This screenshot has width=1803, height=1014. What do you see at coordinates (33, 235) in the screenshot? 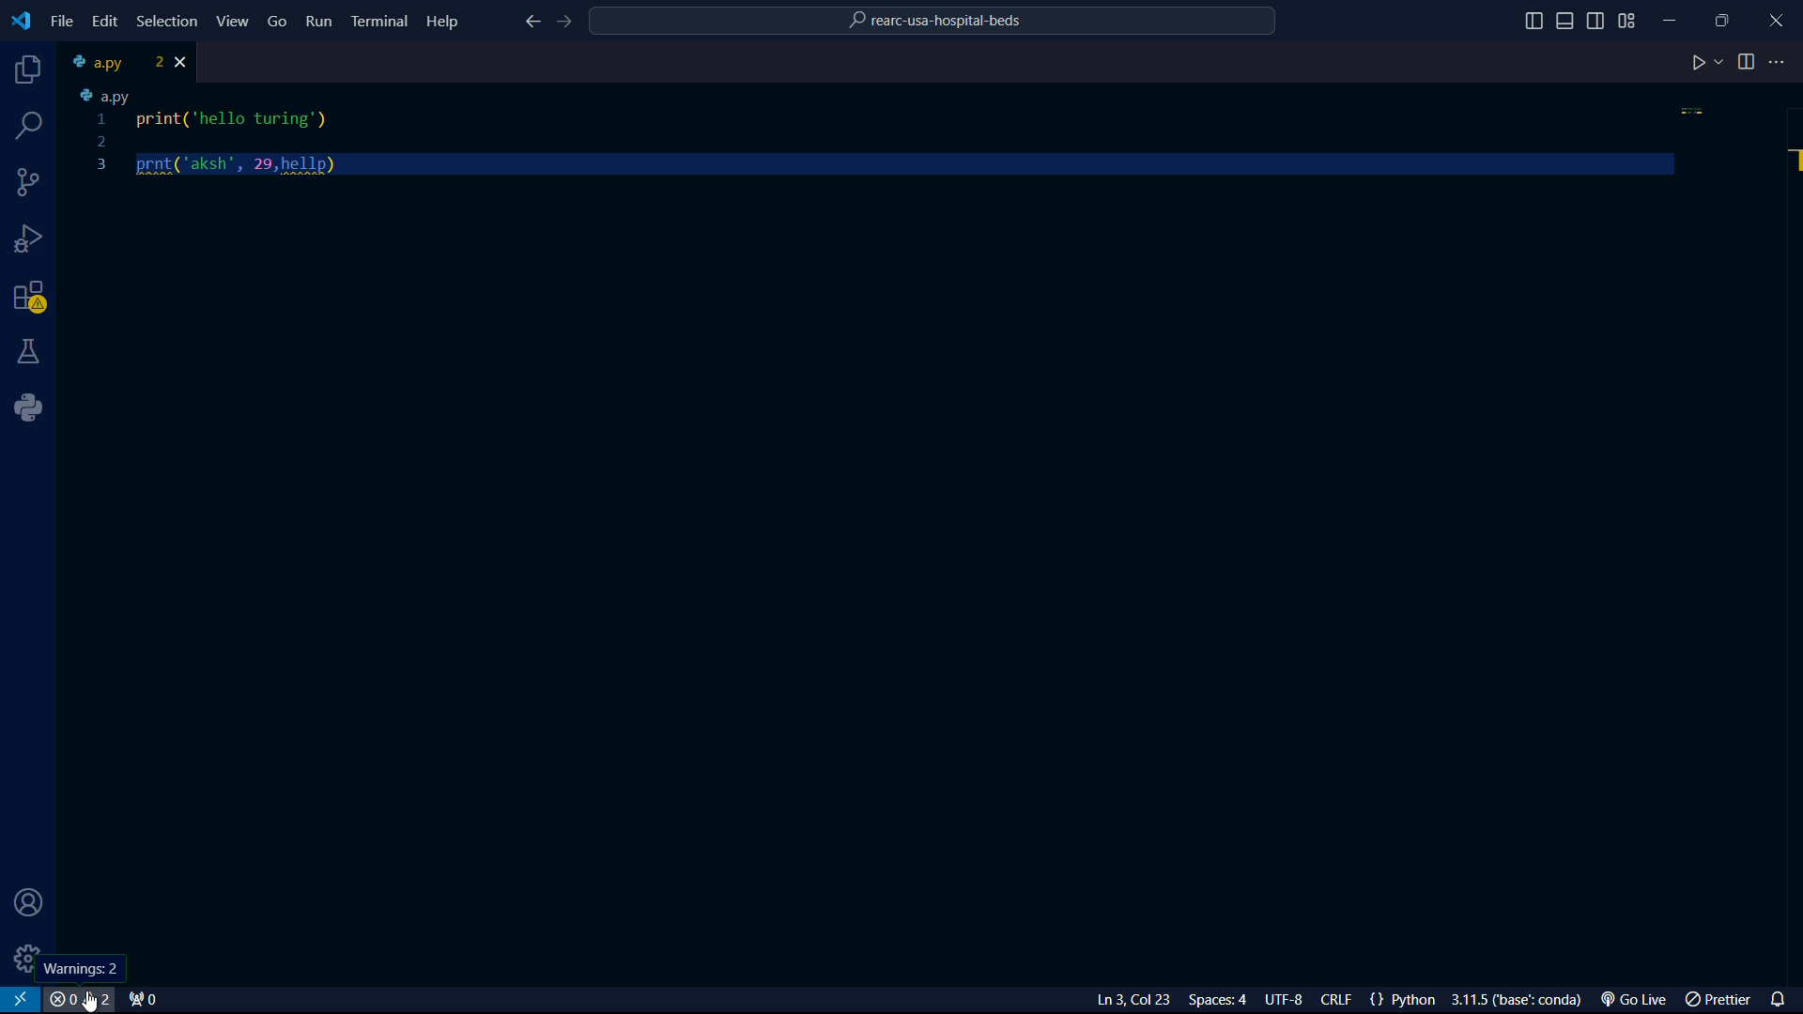
I see `bug` at bounding box center [33, 235].